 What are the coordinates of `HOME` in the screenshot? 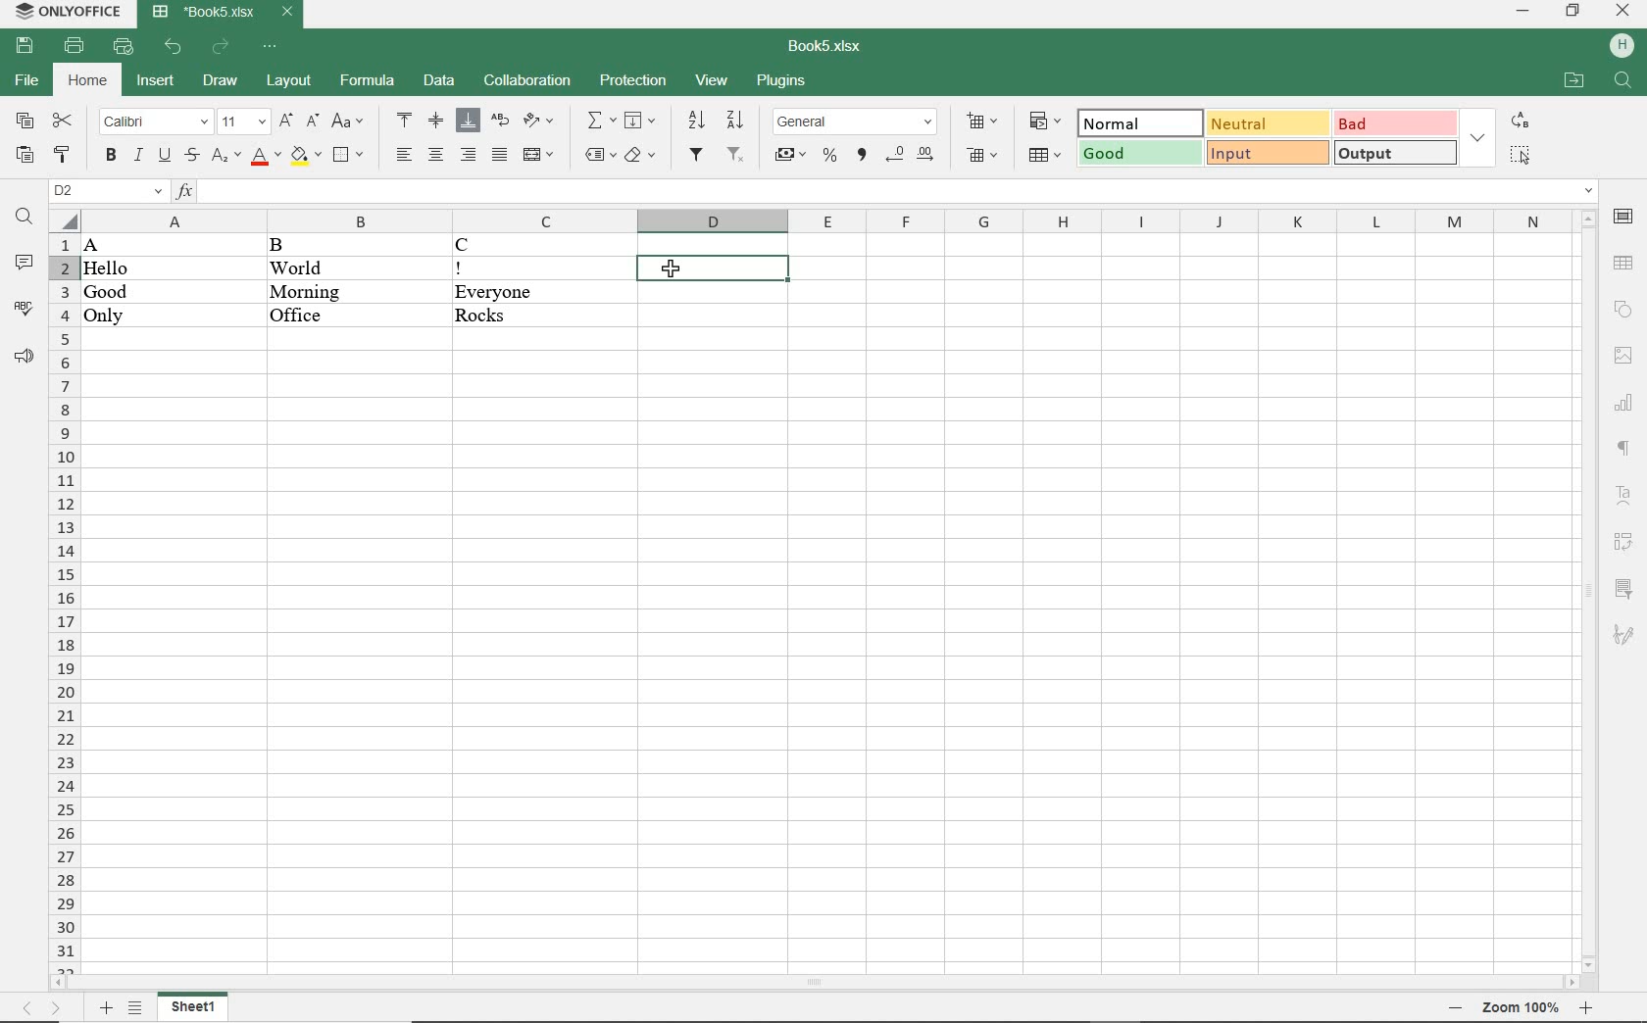 It's located at (85, 80).